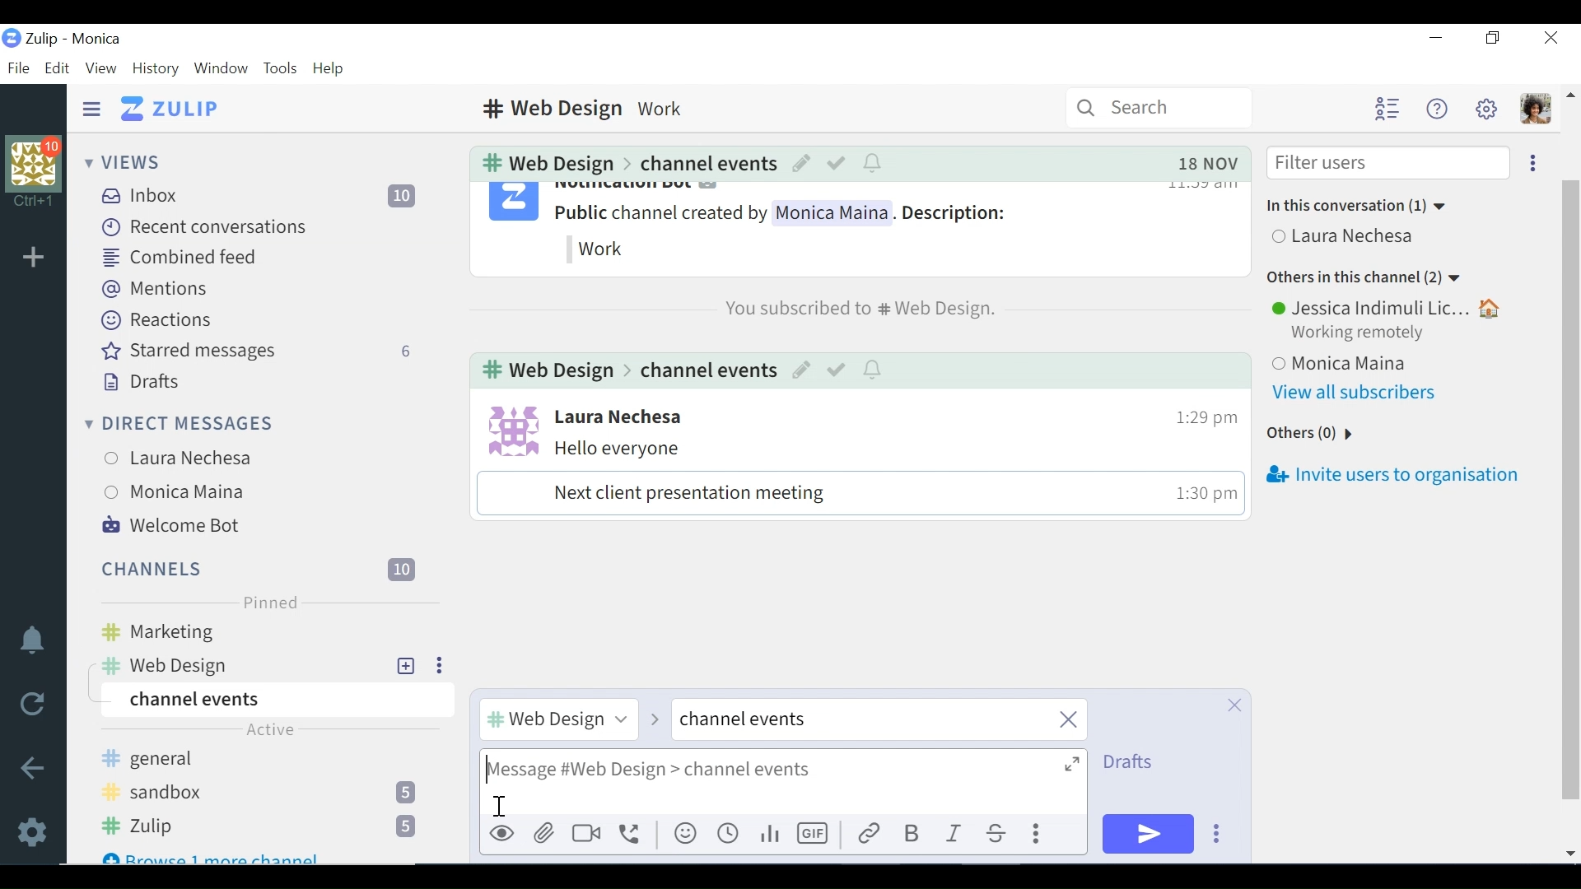 The image size is (1581, 889). I want to click on web design Channel, so click(240, 665).